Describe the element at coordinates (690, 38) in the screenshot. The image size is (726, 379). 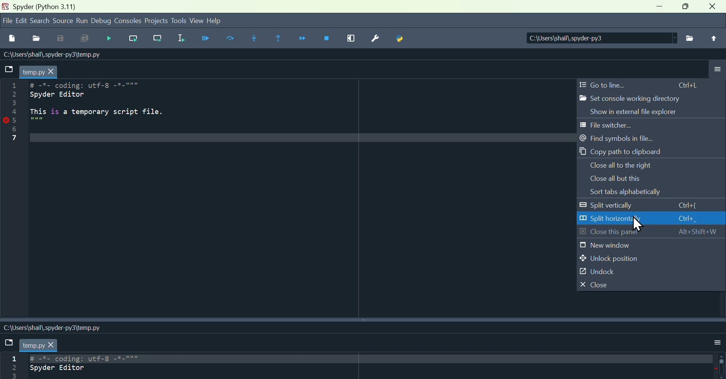
I see `File` at that location.